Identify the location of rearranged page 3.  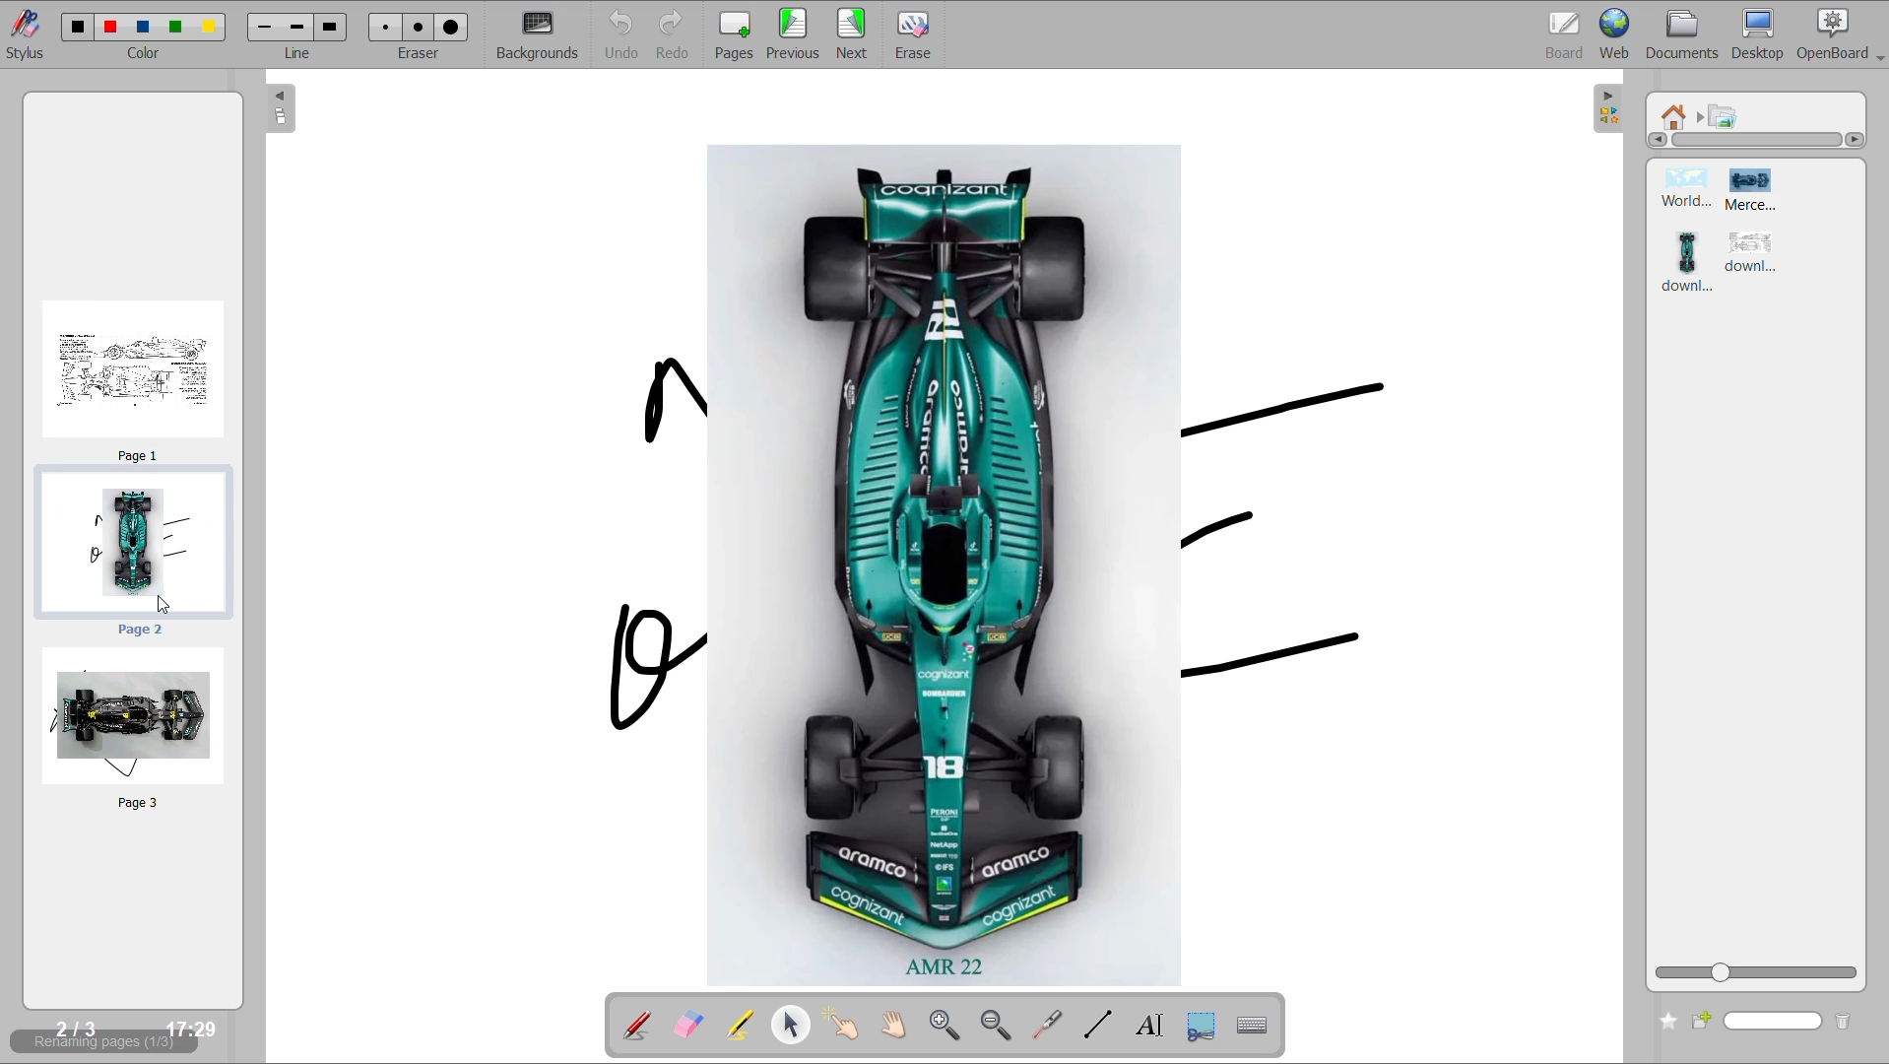
(135, 734).